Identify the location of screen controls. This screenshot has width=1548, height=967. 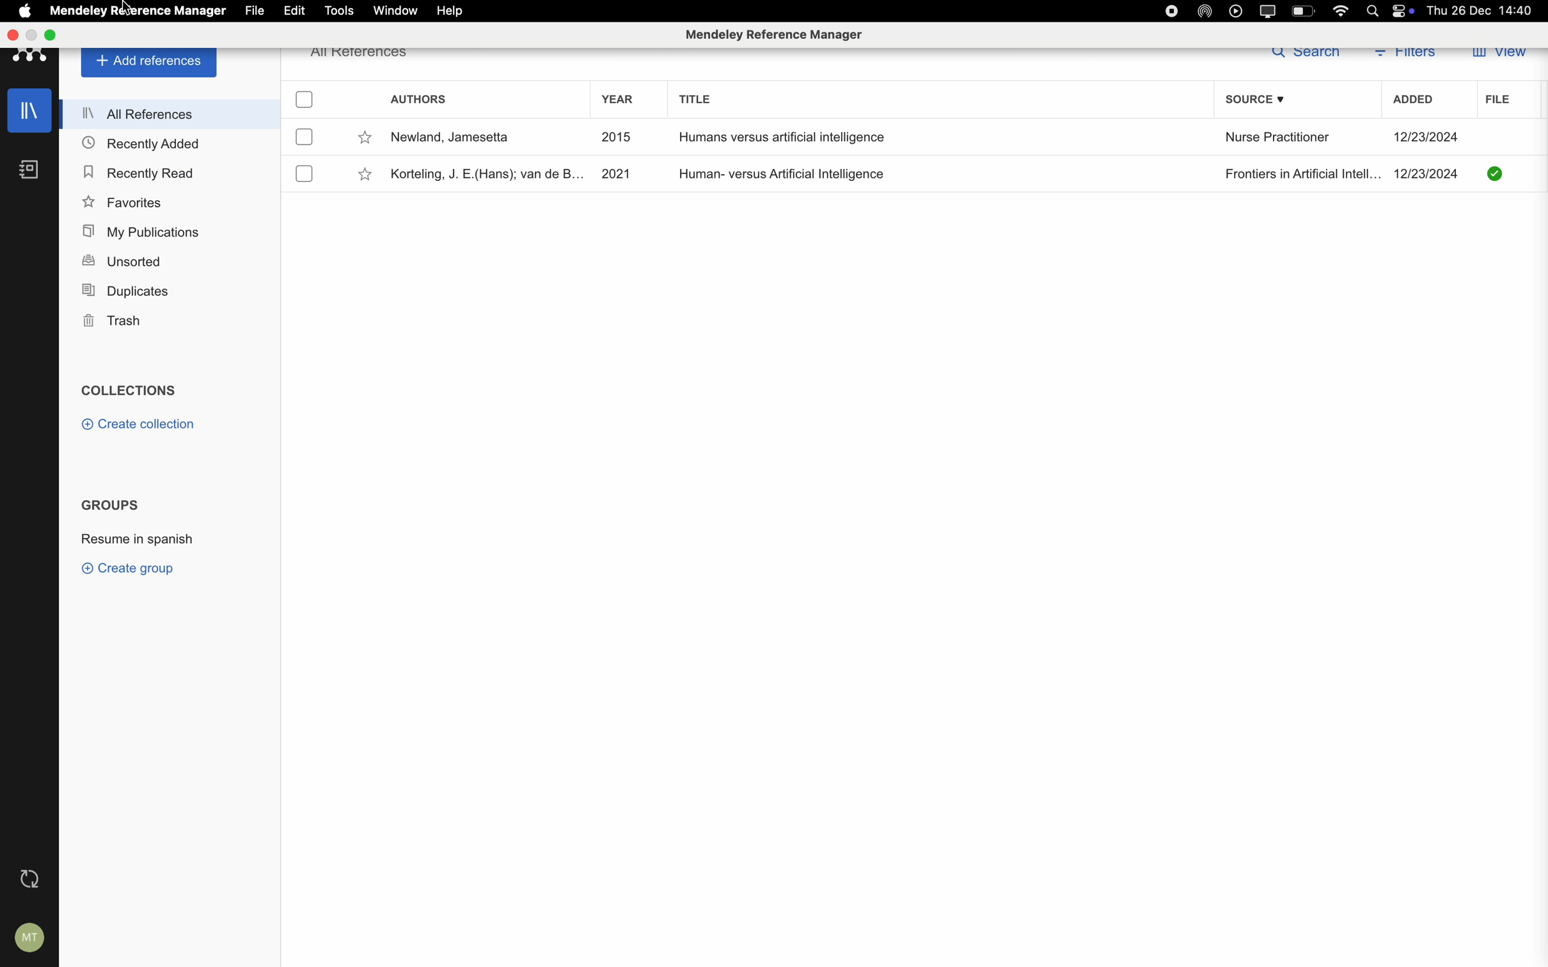
(1406, 12).